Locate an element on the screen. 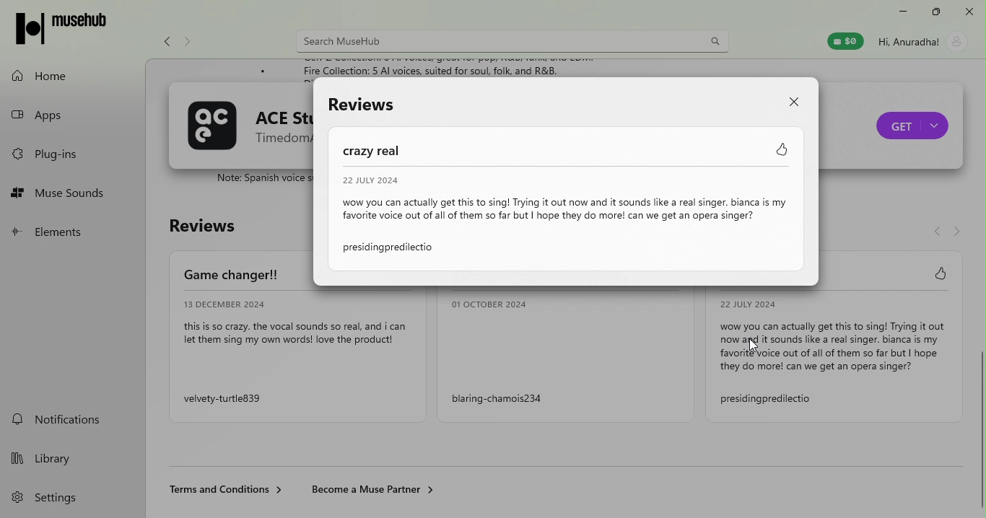 The image size is (986, 518). review is located at coordinates (299, 359).